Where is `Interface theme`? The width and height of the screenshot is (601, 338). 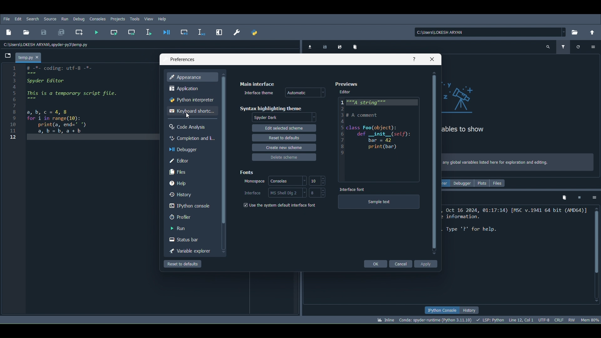
Interface theme is located at coordinates (259, 92).